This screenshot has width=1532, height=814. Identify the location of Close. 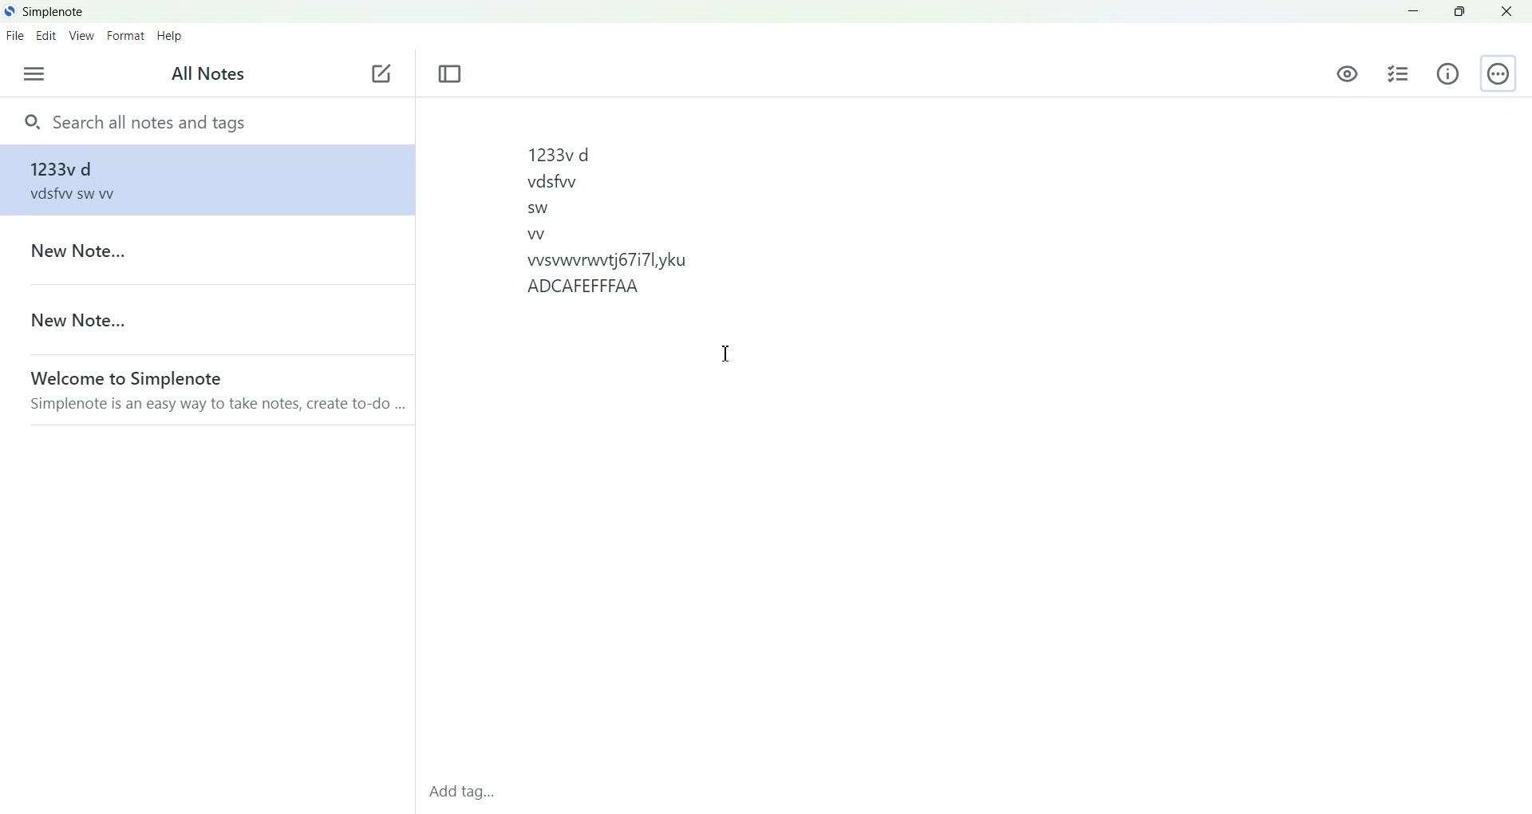
(1506, 11).